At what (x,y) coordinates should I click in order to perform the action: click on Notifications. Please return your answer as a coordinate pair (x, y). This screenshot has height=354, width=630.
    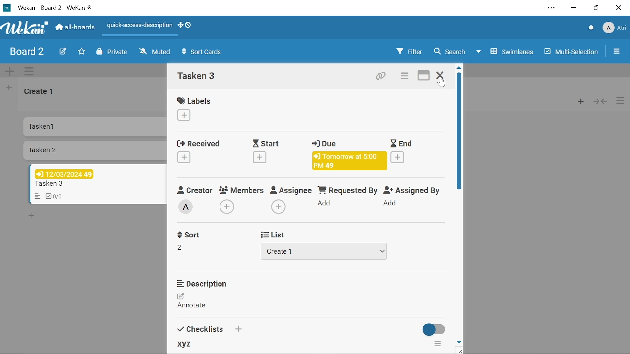
    Looking at the image, I should click on (592, 27).